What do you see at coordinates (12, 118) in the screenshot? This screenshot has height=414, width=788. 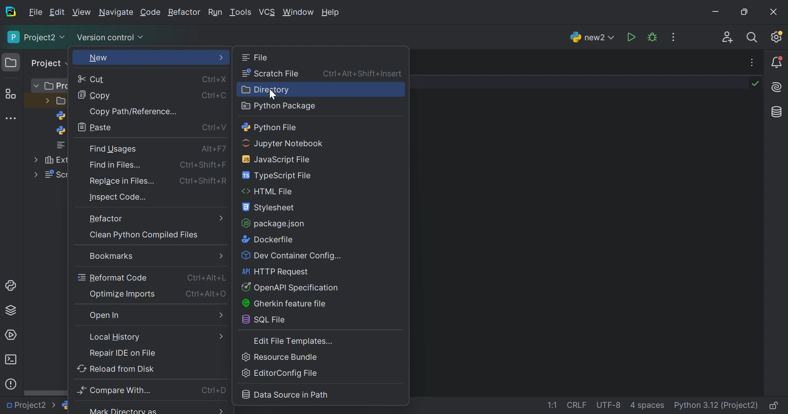 I see `More tool windows` at bounding box center [12, 118].